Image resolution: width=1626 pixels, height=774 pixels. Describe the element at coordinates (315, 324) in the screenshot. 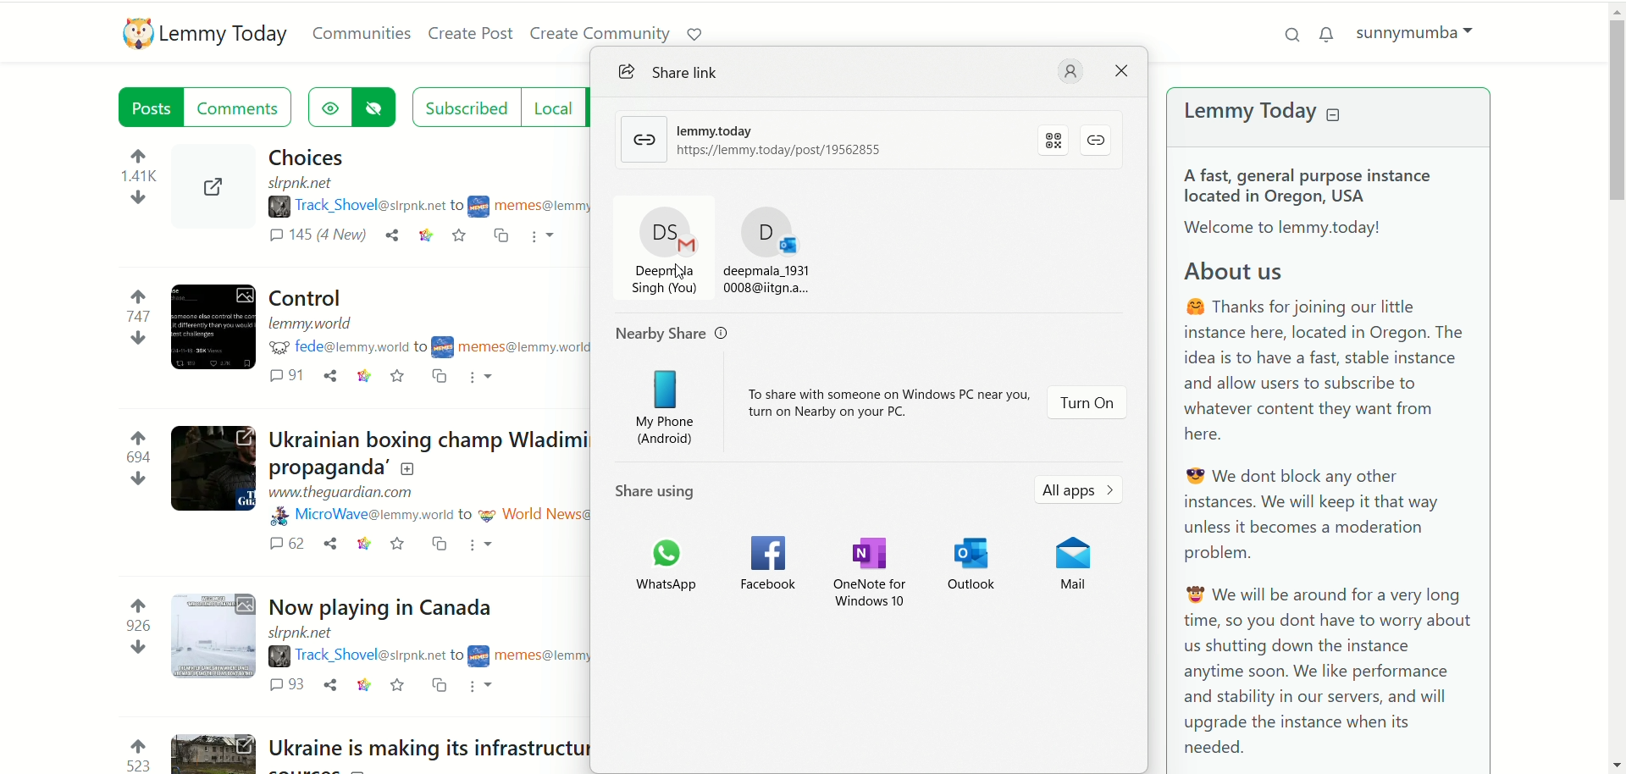

I see `URL` at that location.